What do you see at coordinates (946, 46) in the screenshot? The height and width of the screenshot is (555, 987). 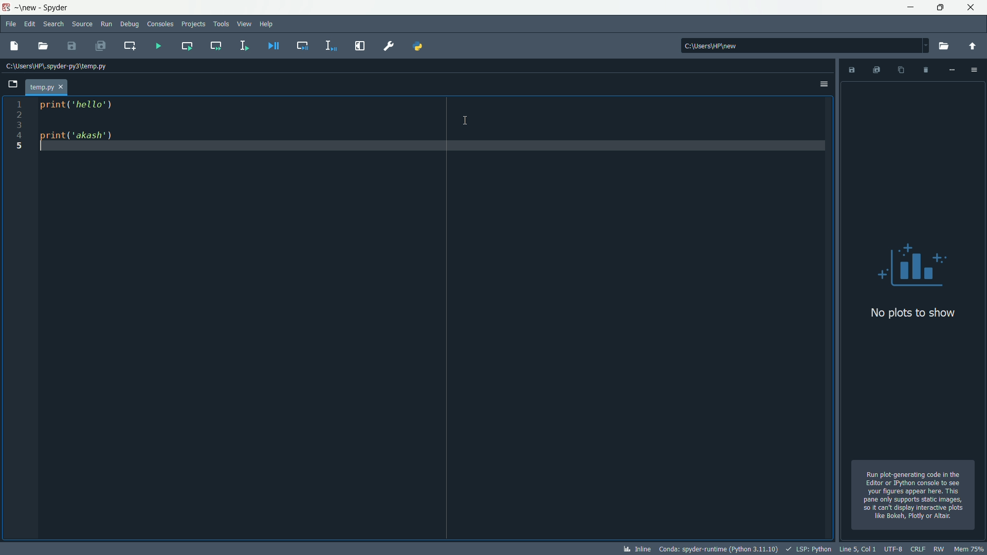 I see `browse a working directory` at bounding box center [946, 46].